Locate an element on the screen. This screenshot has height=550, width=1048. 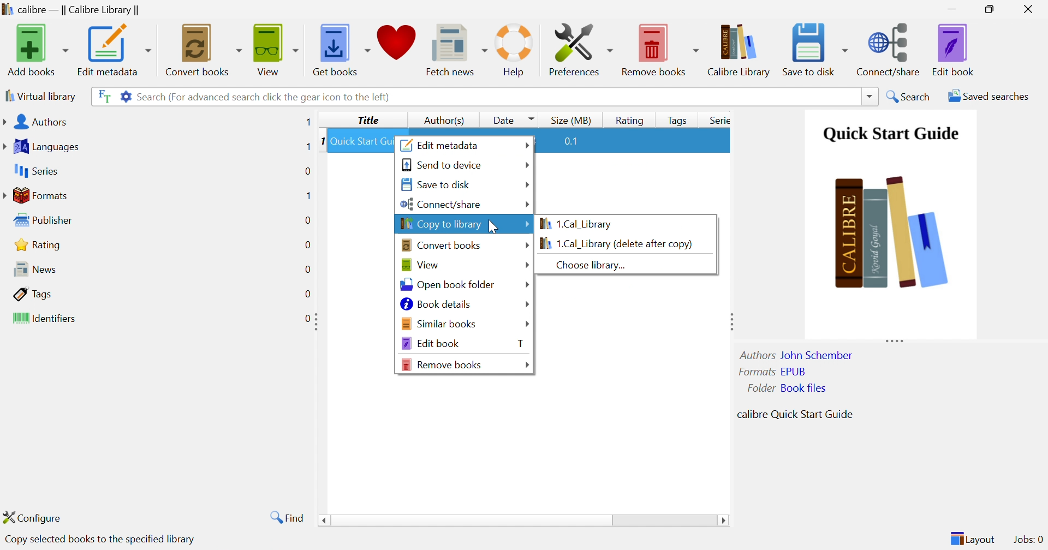
Series is located at coordinates (35, 170).